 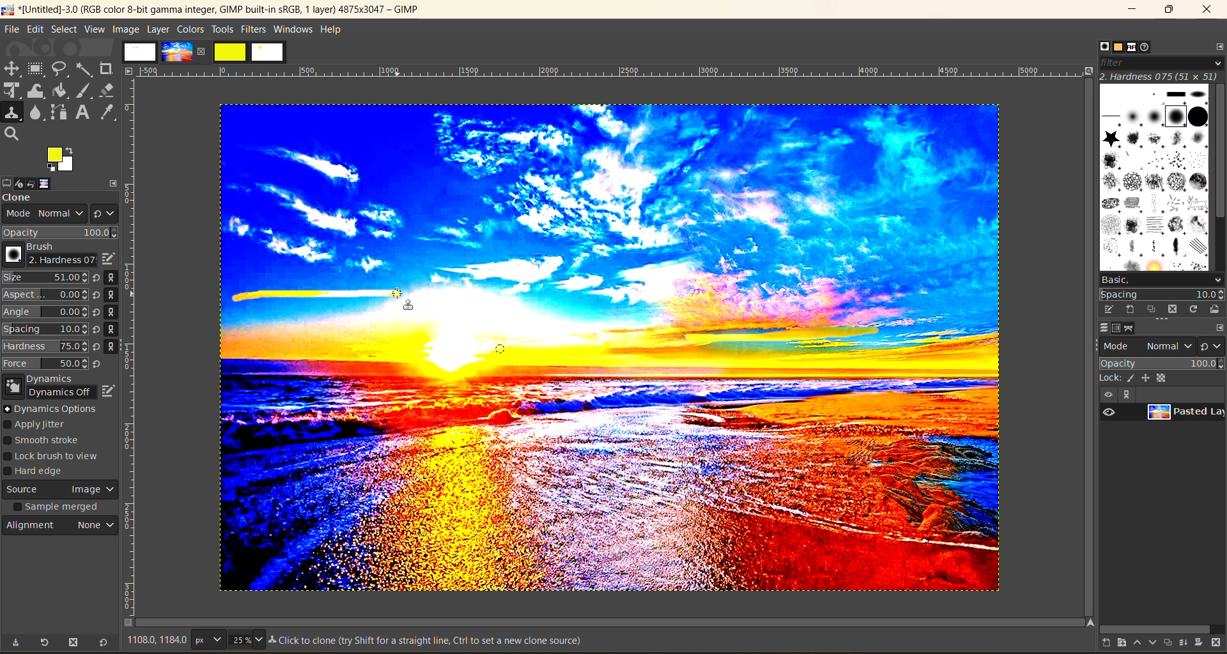 I want to click on 740.0, 1580.0, so click(x=155, y=642).